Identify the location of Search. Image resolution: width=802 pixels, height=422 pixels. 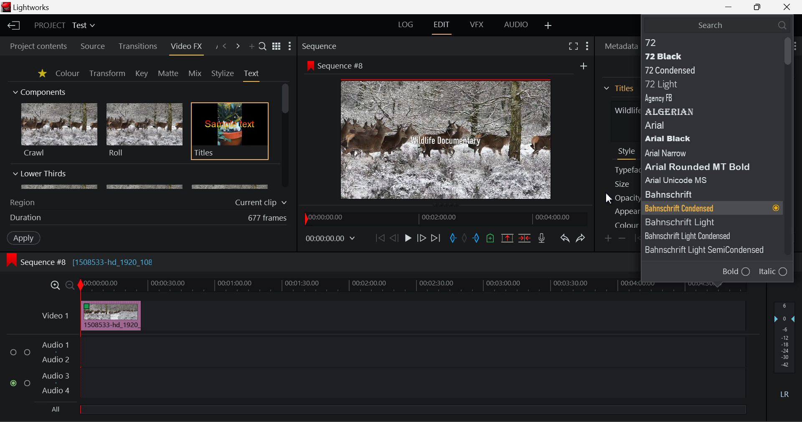
(263, 46).